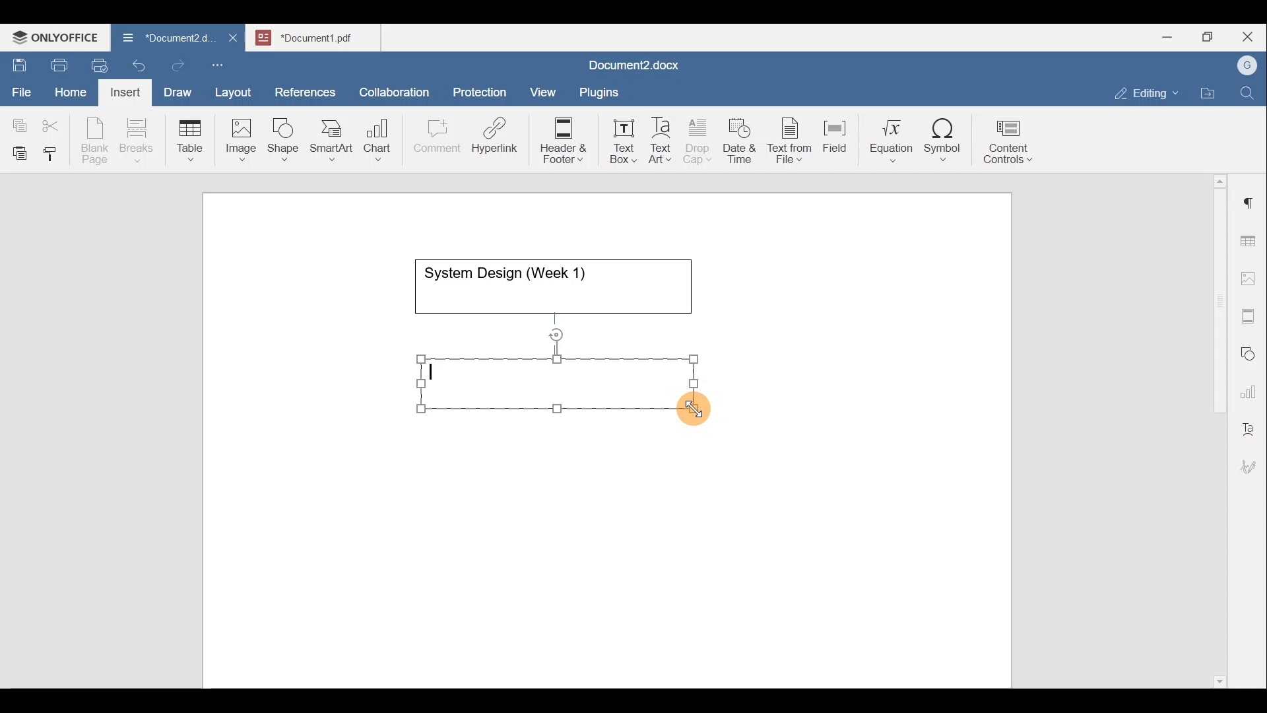 This screenshot has width=1267, height=713. I want to click on Document name, so click(631, 67).